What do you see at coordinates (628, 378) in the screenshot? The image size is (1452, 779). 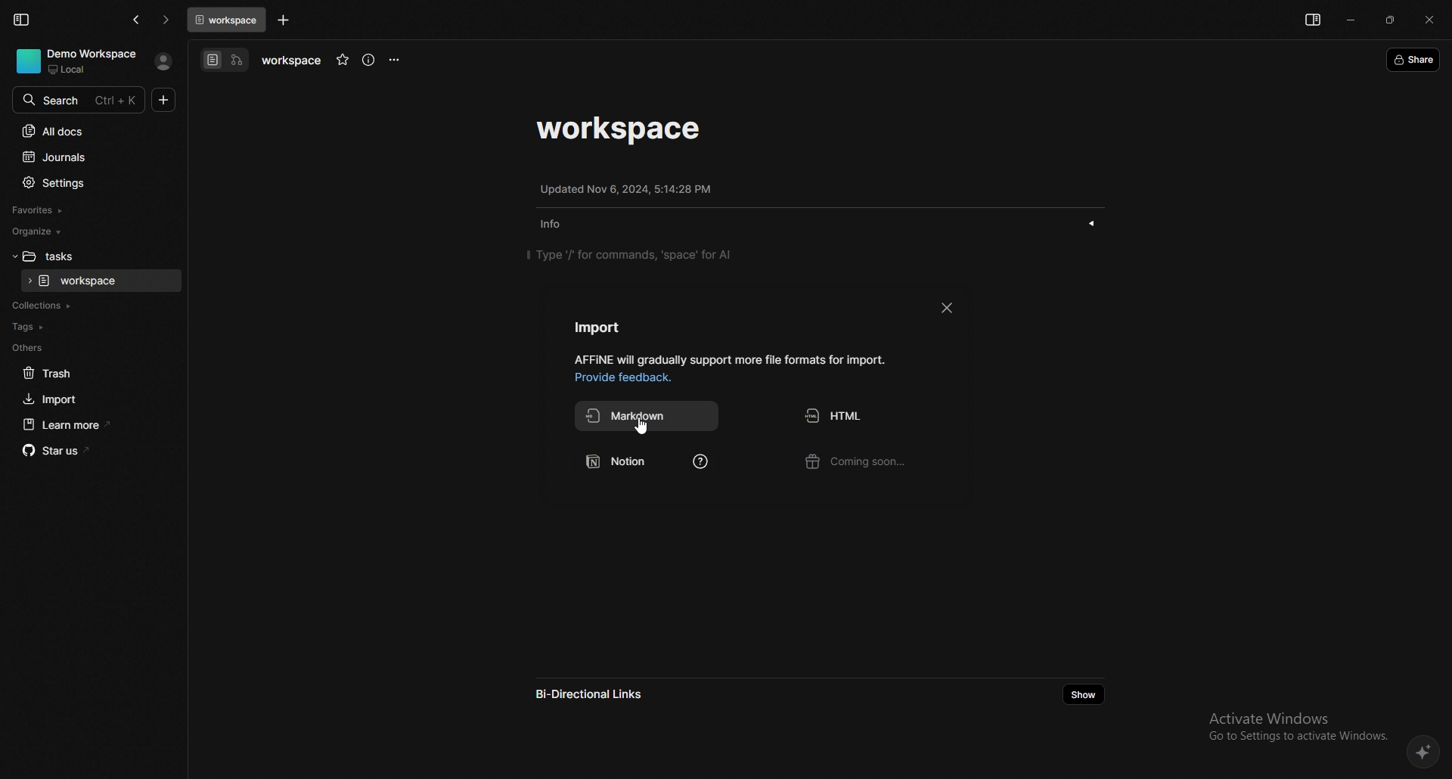 I see `provide feedback` at bounding box center [628, 378].